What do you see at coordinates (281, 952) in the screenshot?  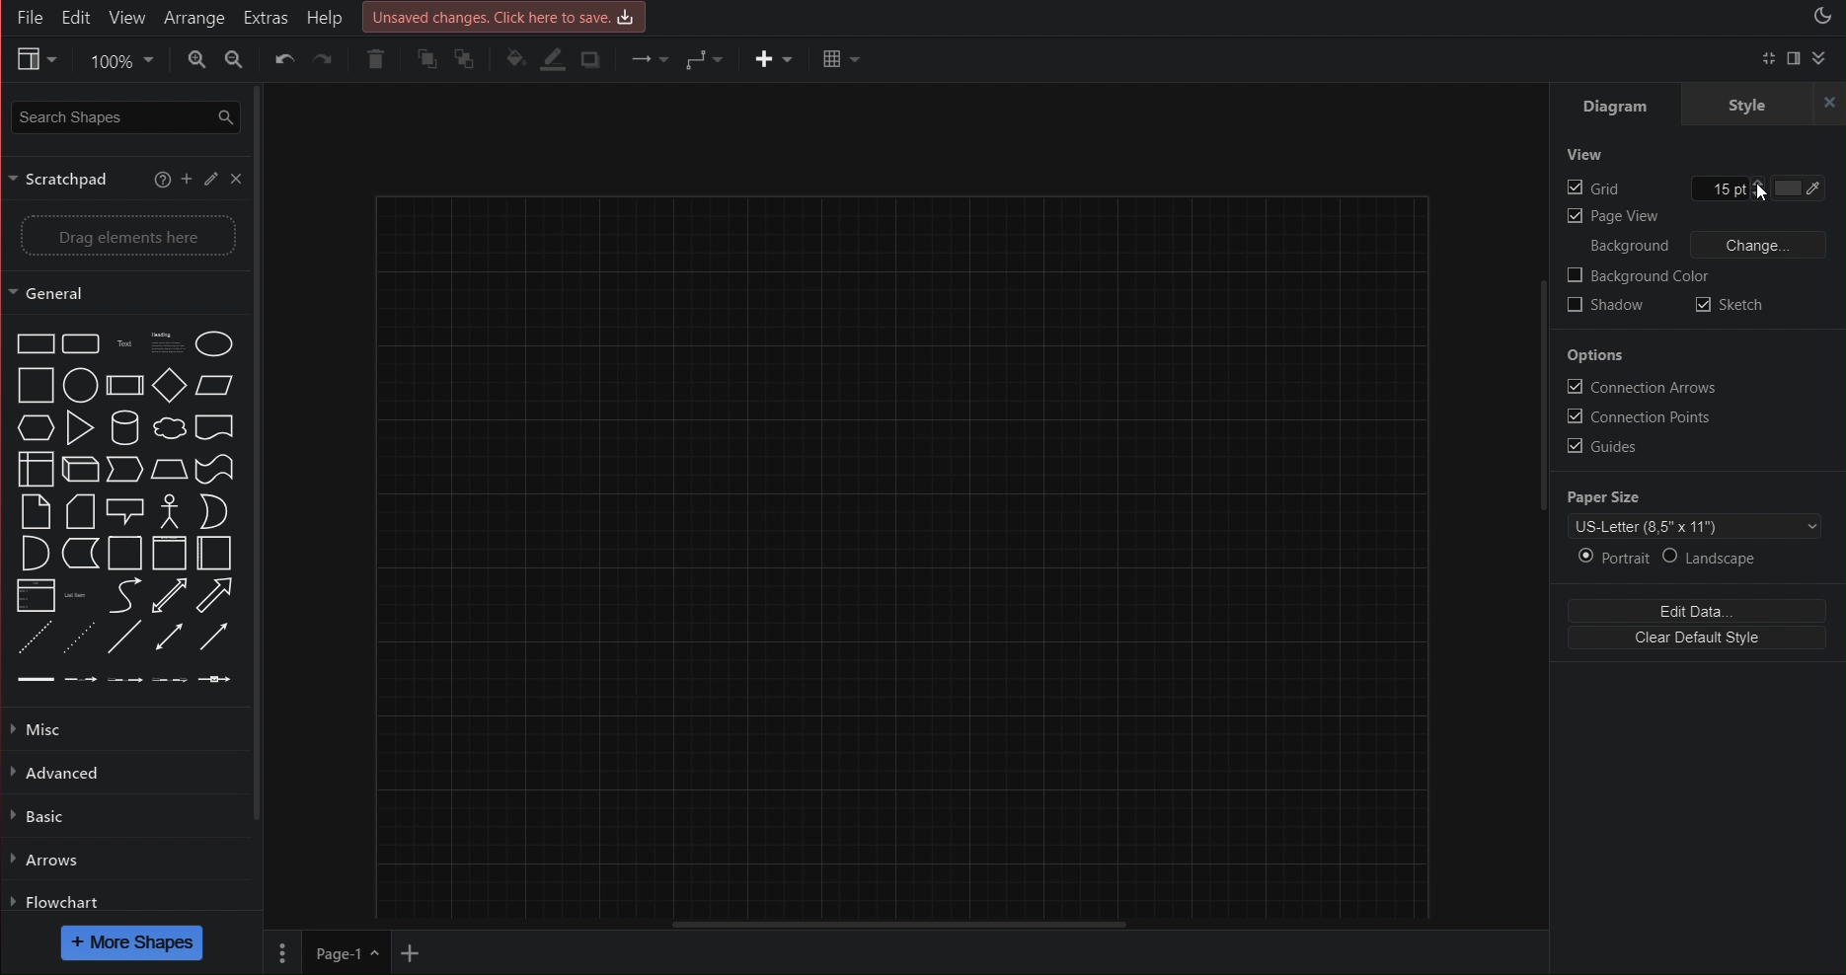 I see `Pages` at bounding box center [281, 952].